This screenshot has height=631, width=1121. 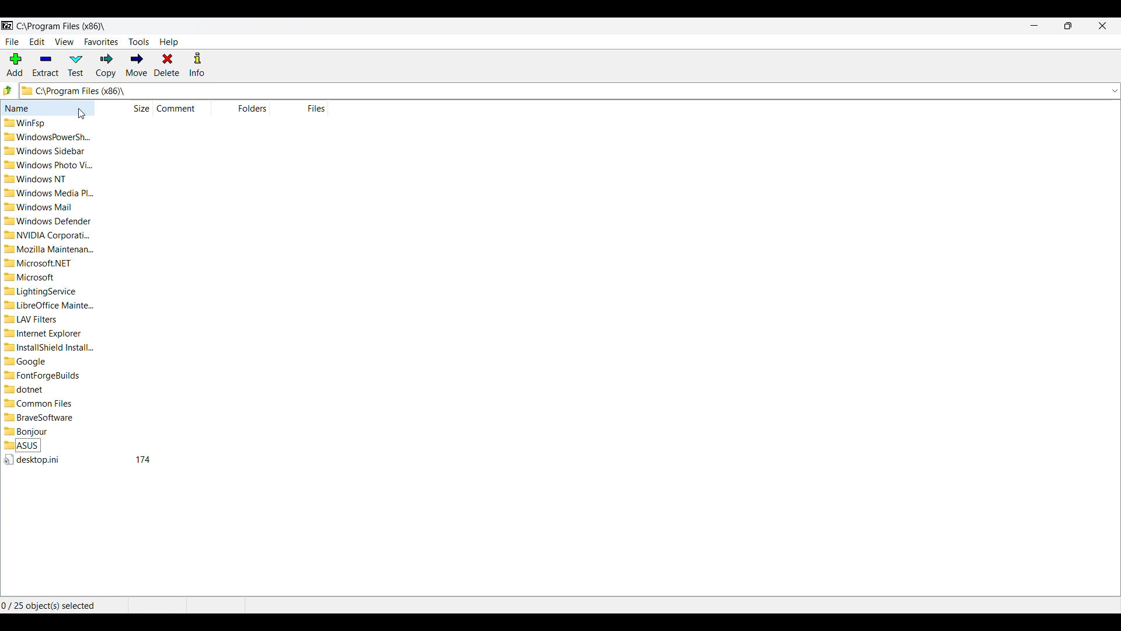 What do you see at coordinates (1068, 26) in the screenshot?
I see `Show interface in a smaller tab` at bounding box center [1068, 26].